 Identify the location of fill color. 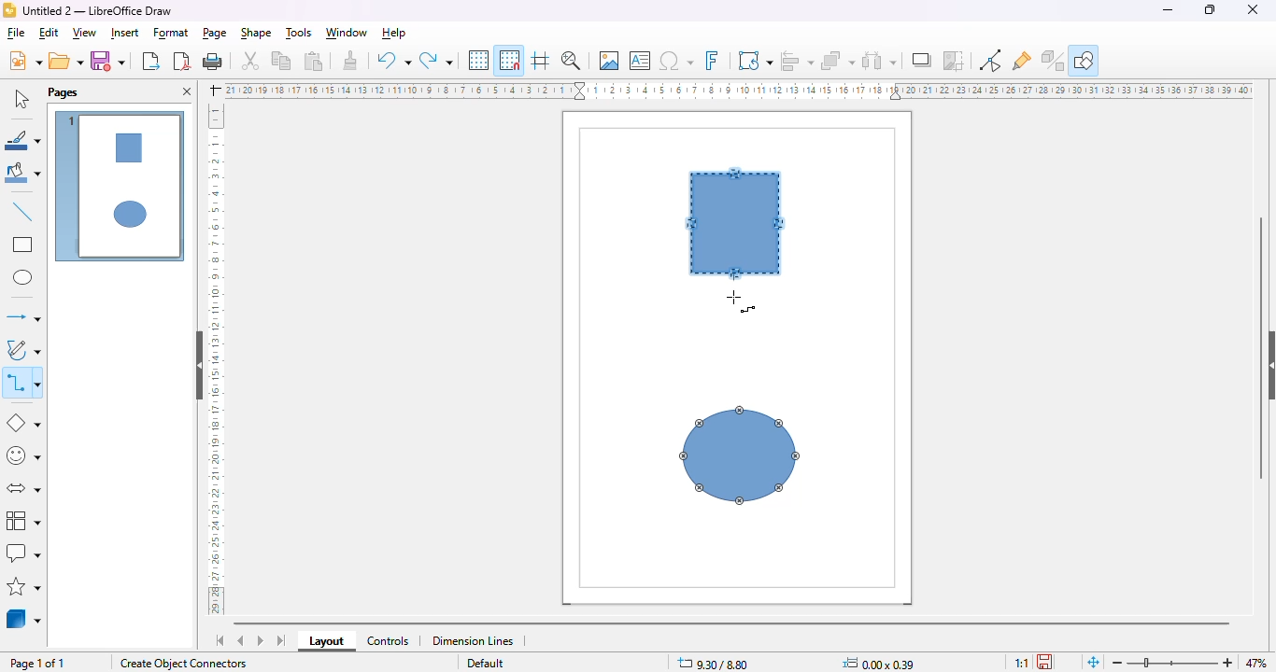
(23, 175).